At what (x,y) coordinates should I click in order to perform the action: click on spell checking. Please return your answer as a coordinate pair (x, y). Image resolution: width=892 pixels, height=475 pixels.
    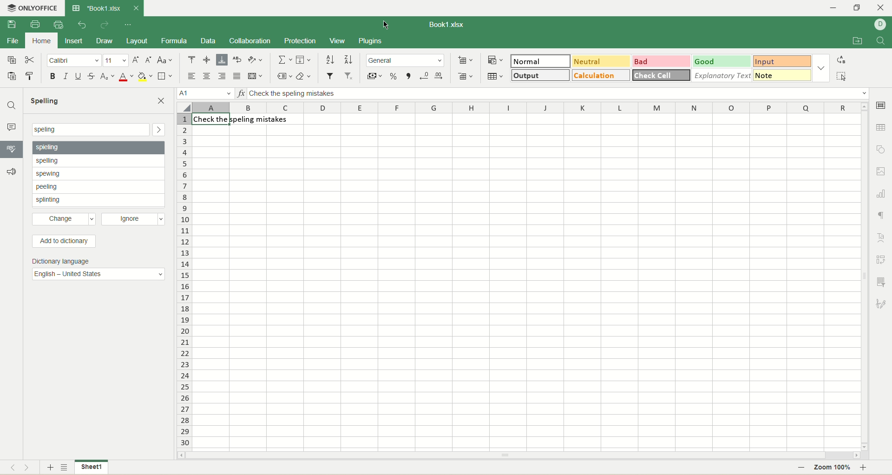
    Looking at the image, I should click on (12, 150).